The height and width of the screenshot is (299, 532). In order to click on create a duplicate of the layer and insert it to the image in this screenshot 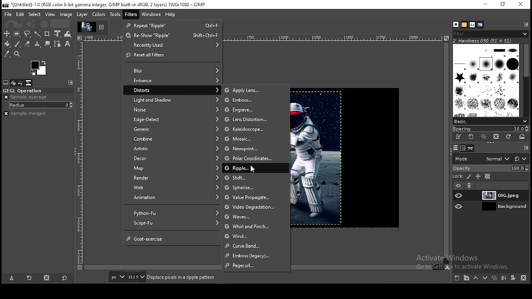, I will do `click(495, 277)`.